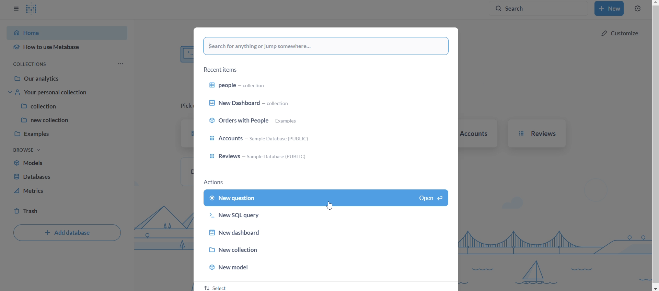  Describe the element at coordinates (327, 198) in the screenshot. I see `` at that location.